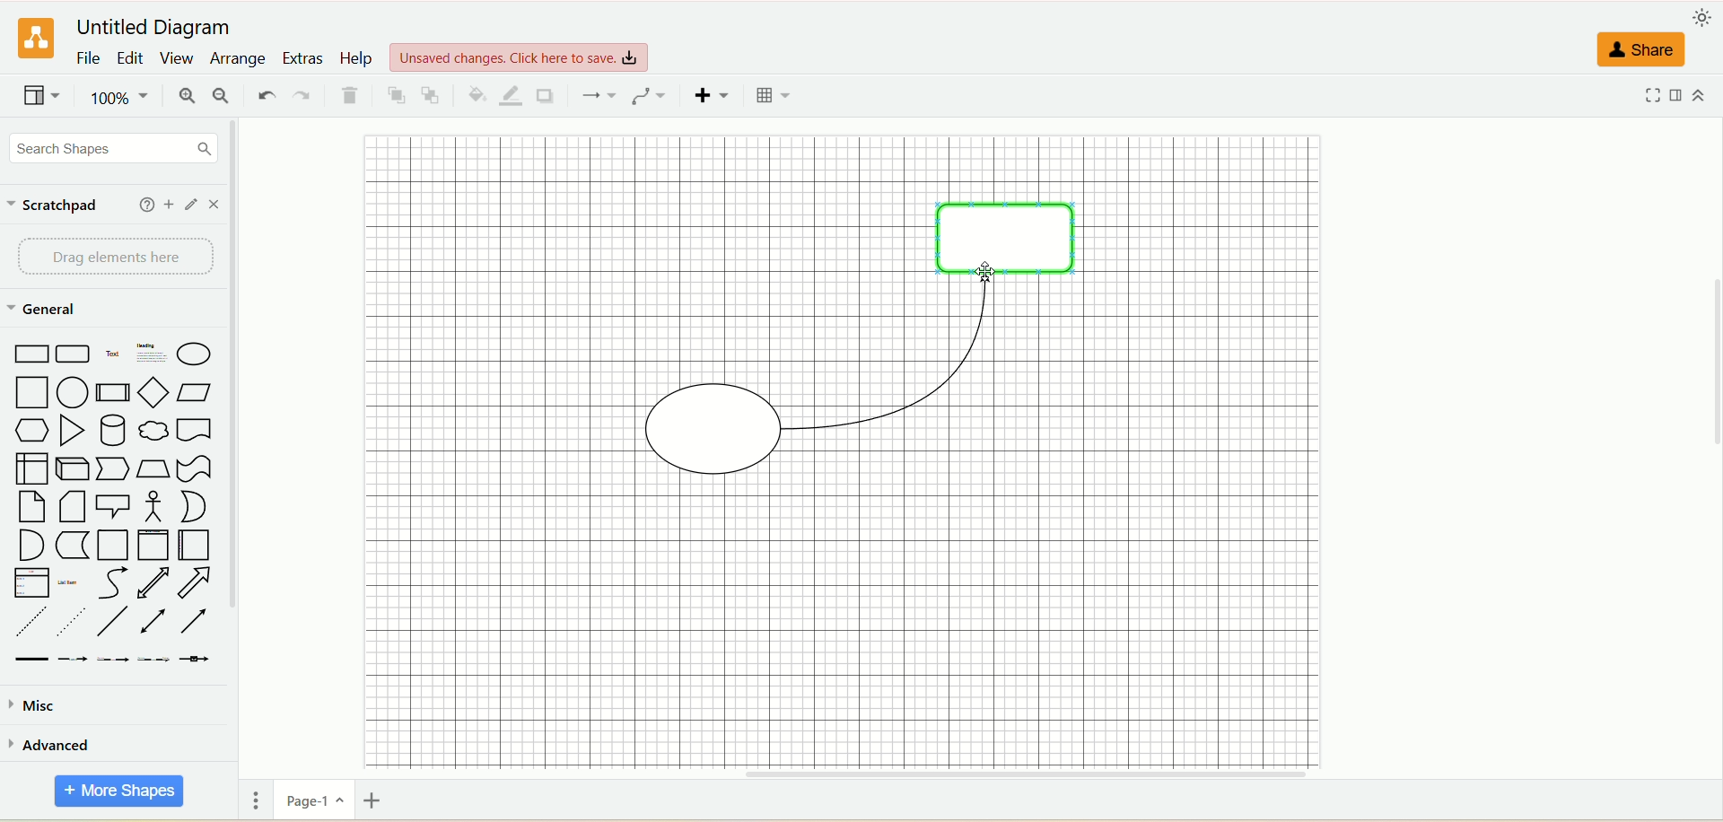 This screenshot has height=822, width=1723. I want to click on insert page, so click(379, 803).